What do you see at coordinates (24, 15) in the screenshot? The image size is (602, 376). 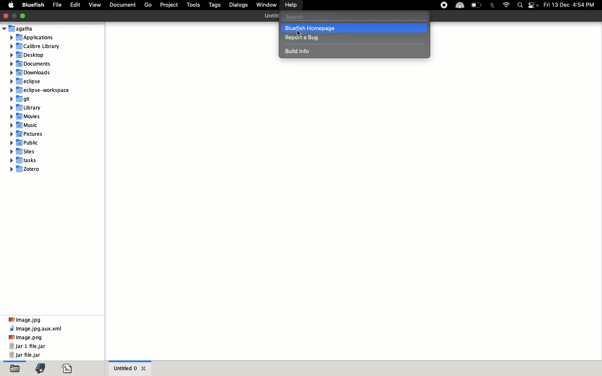 I see `Maximize` at bounding box center [24, 15].